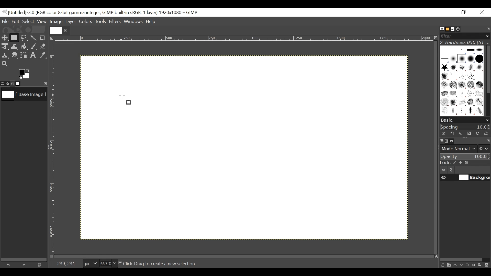 The image size is (491, 276). Describe the element at coordinates (66, 30) in the screenshot. I see `close` at that location.